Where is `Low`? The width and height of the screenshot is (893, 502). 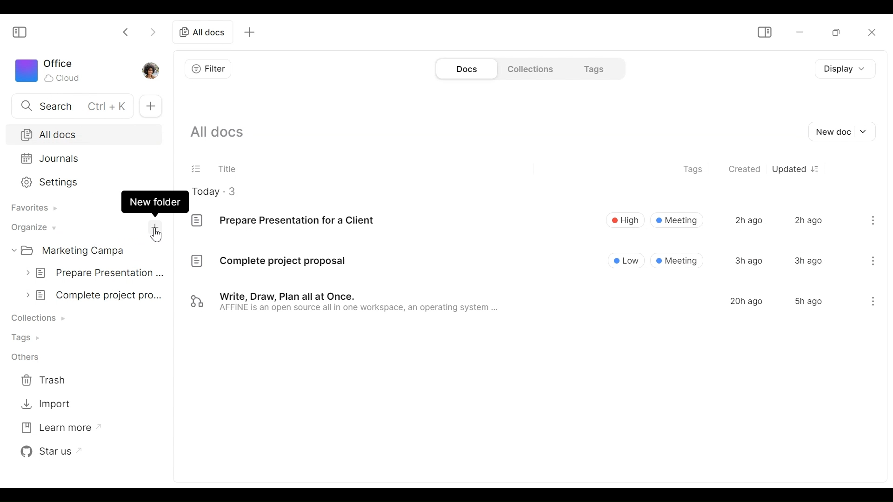
Low is located at coordinates (627, 260).